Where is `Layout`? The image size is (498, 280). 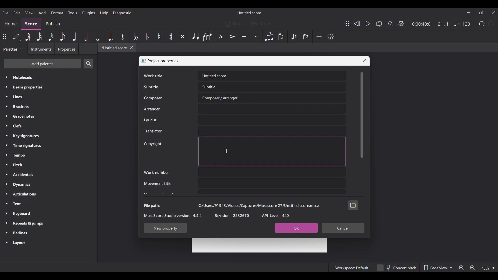
Layout is located at coordinates (49, 243).